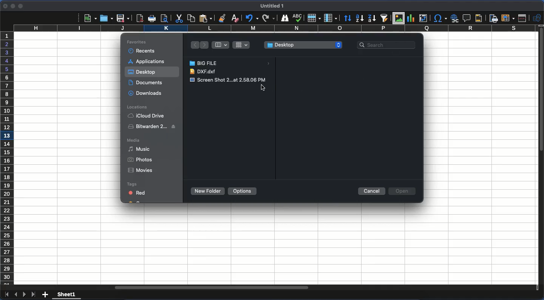 This screenshot has width=544, height=300. I want to click on desktop, so click(303, 45).